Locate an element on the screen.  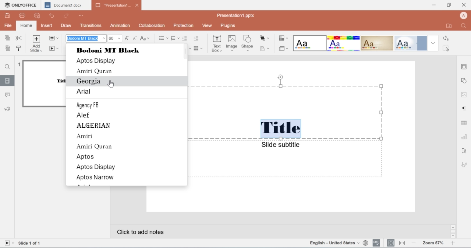
numbering is located at coordinates (19, 65).